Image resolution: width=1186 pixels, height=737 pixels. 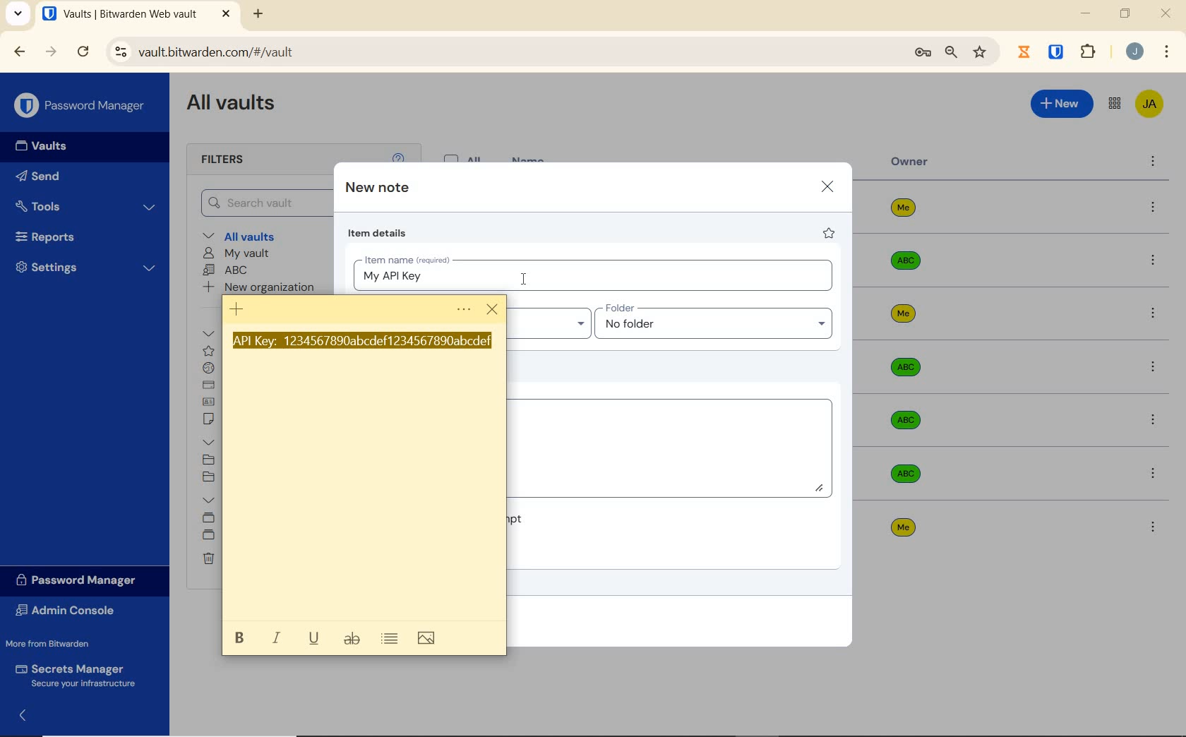 What do you see at coordinates (315, 637) in the screenshot?
I see `underline` at bounding box center [315, 637].